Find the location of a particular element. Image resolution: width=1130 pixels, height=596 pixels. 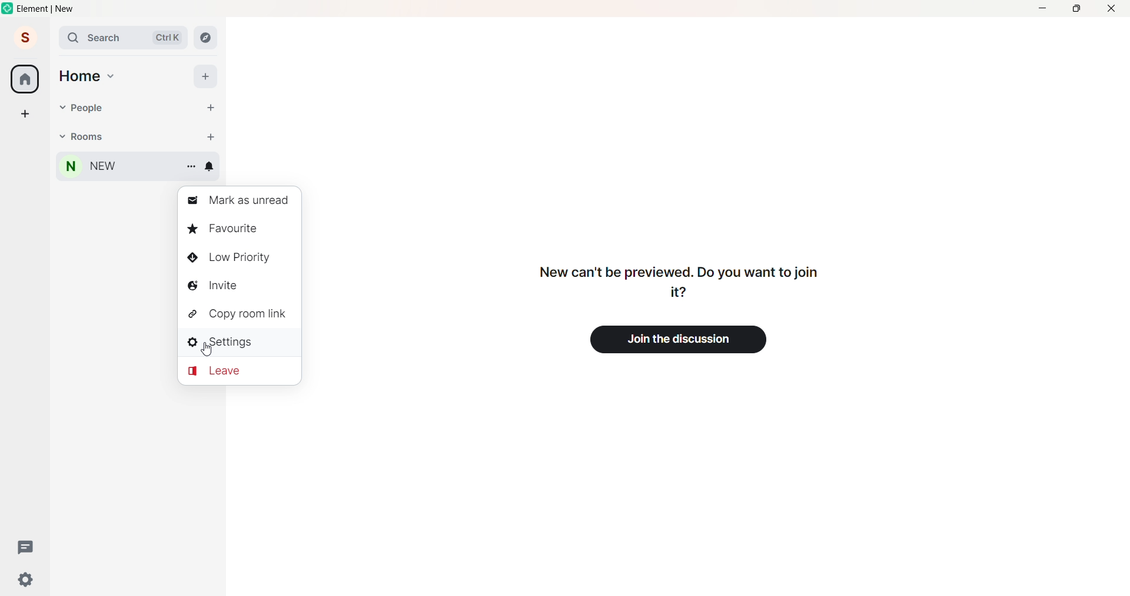

favourite is located at coordinates (230, 227).